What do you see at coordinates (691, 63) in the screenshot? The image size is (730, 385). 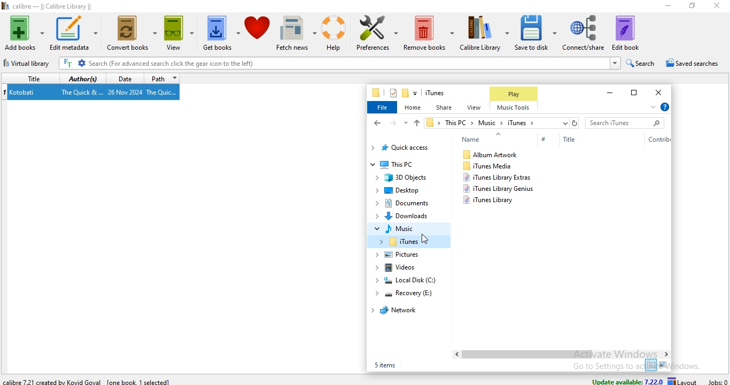 I see ` saved searches` at bounding box center [691, 63].